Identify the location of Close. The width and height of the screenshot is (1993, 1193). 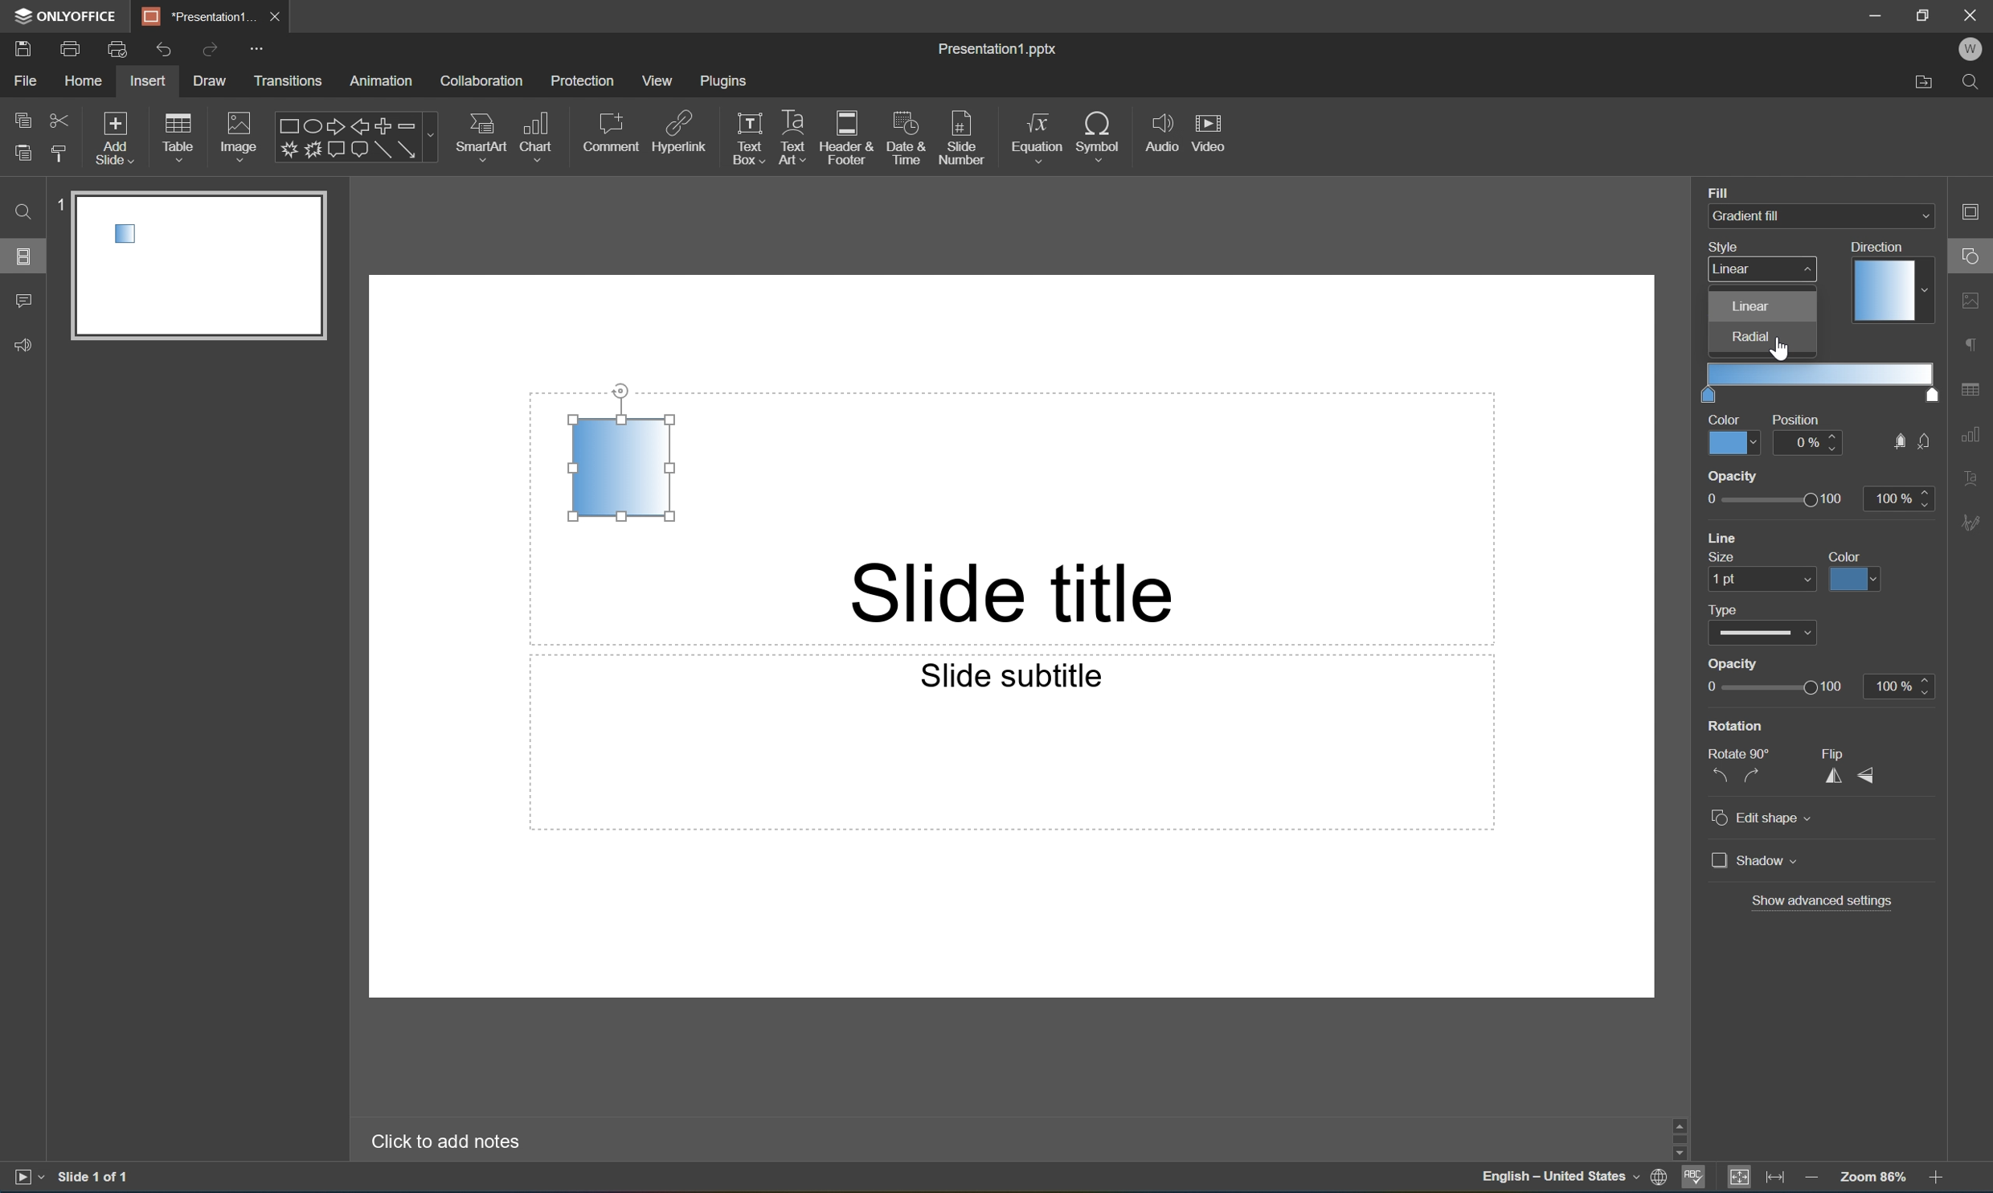
(1975, 14).